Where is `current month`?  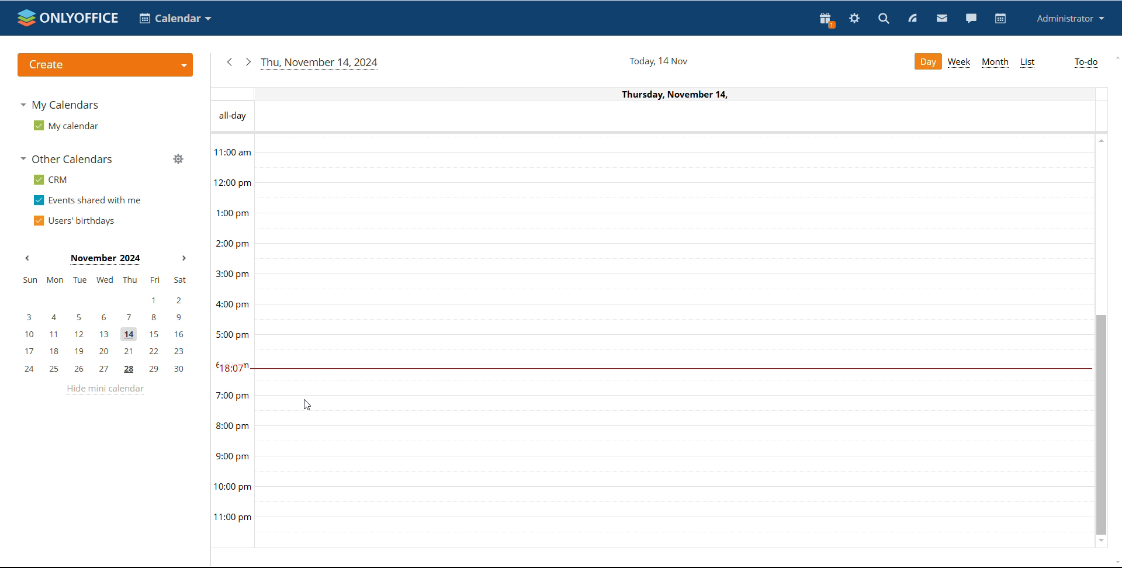 current month is located at coordinates (105, 259).